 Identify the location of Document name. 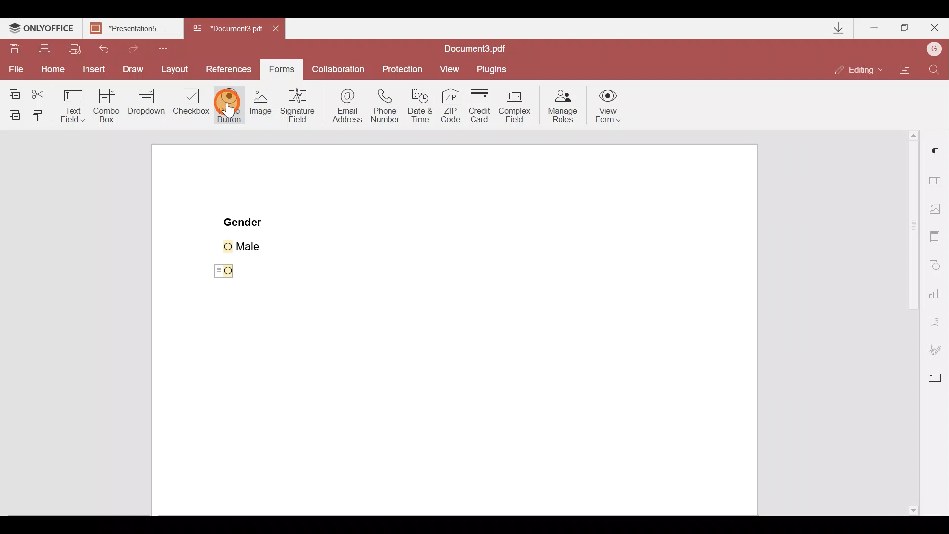
(229, 29).